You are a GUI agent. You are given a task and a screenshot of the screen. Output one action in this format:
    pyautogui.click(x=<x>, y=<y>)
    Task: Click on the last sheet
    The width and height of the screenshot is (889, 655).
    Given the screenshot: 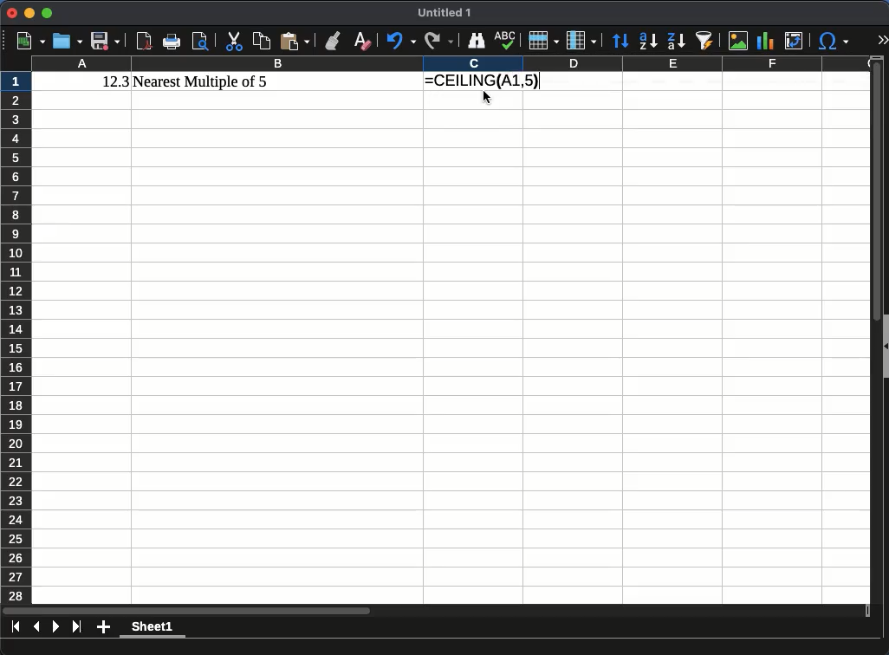 What is the action you would take?
    pyautogui.click(x=78, y=627)
    